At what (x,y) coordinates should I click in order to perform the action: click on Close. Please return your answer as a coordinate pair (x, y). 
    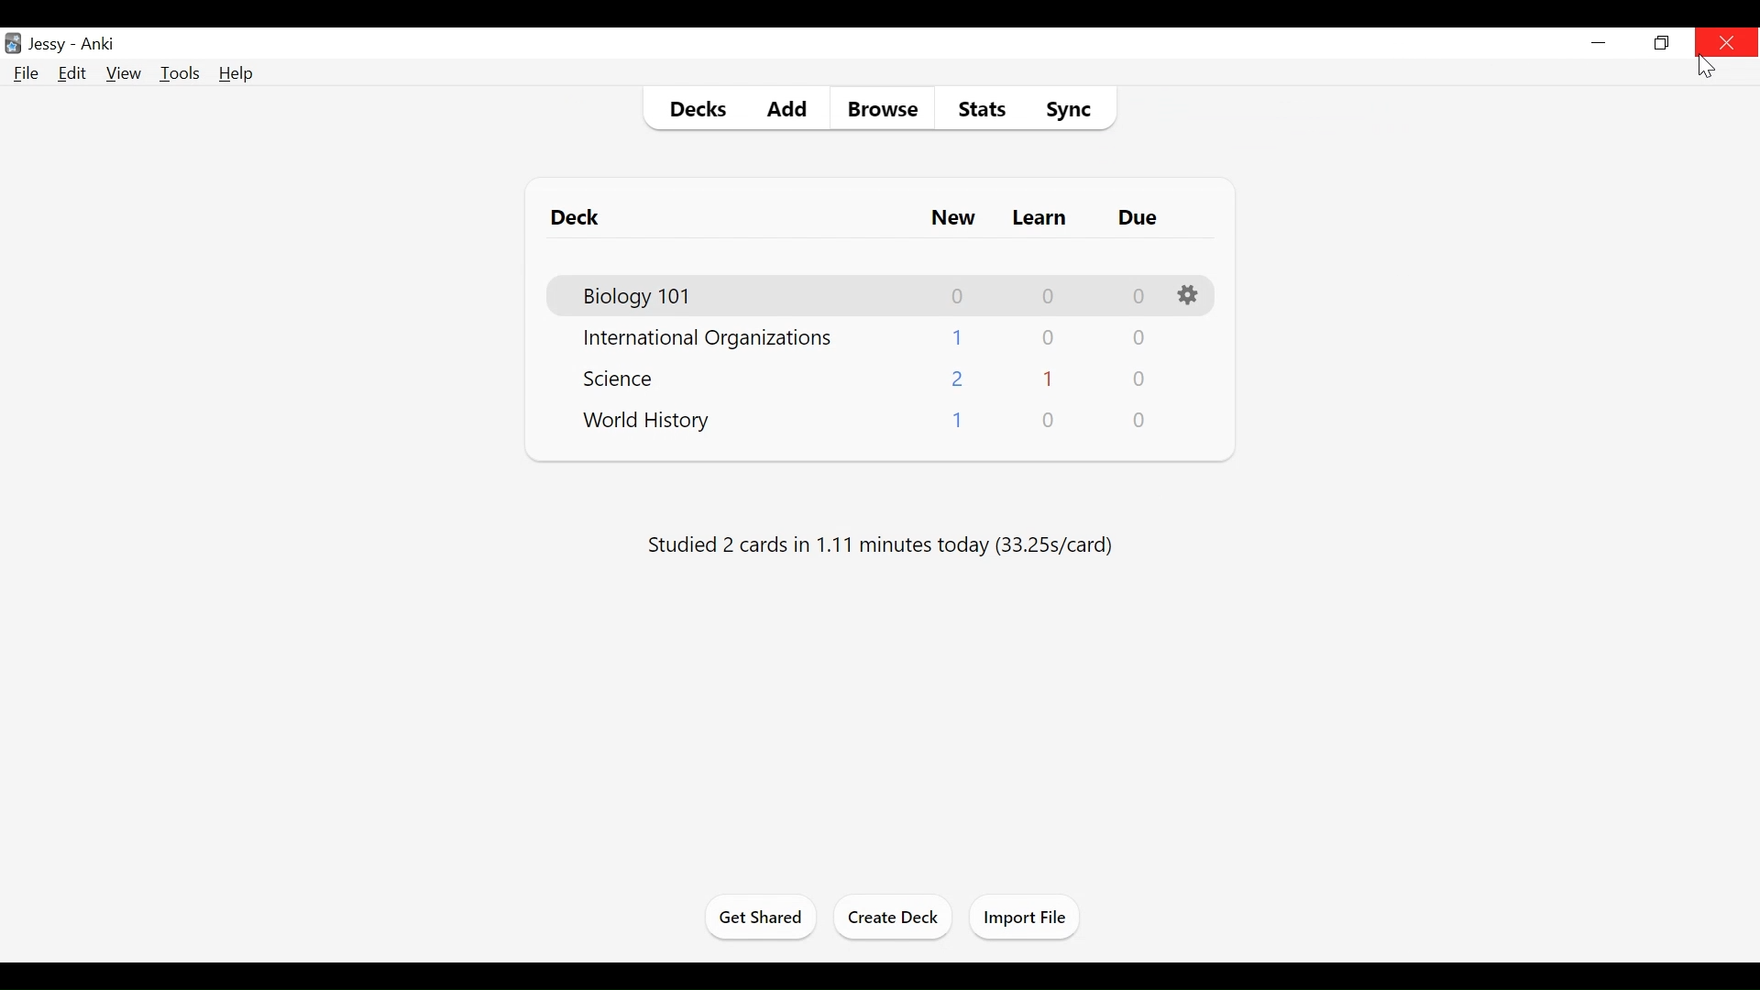
    Looking at the image, I should click on (1728, 42).